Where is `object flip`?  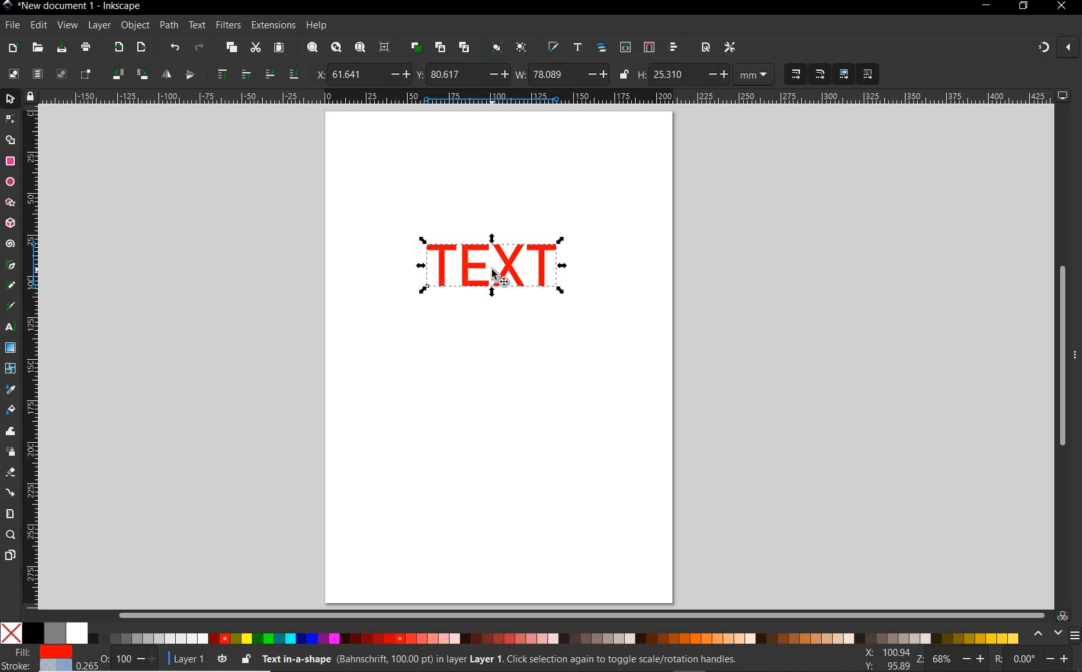 object flip is located at coordinates (176, 75).